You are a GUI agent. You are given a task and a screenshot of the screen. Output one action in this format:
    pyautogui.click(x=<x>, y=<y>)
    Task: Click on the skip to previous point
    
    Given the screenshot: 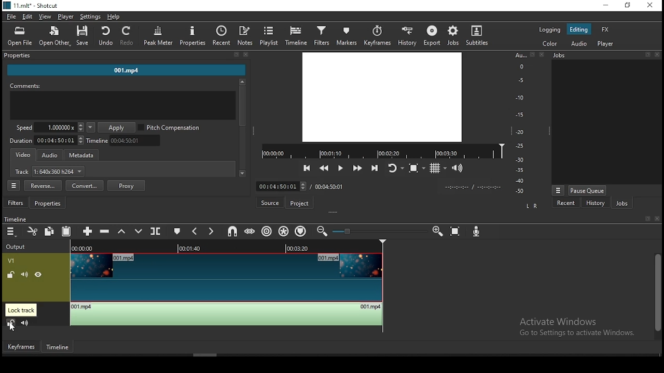 What is the action you would take?
    pyautogui.click(x=306, y=167)
    